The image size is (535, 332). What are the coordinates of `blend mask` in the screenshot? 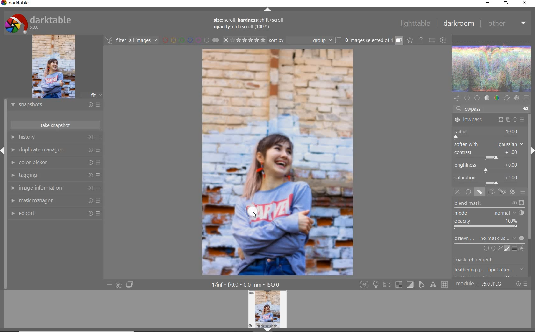 It's located at (491, 215).